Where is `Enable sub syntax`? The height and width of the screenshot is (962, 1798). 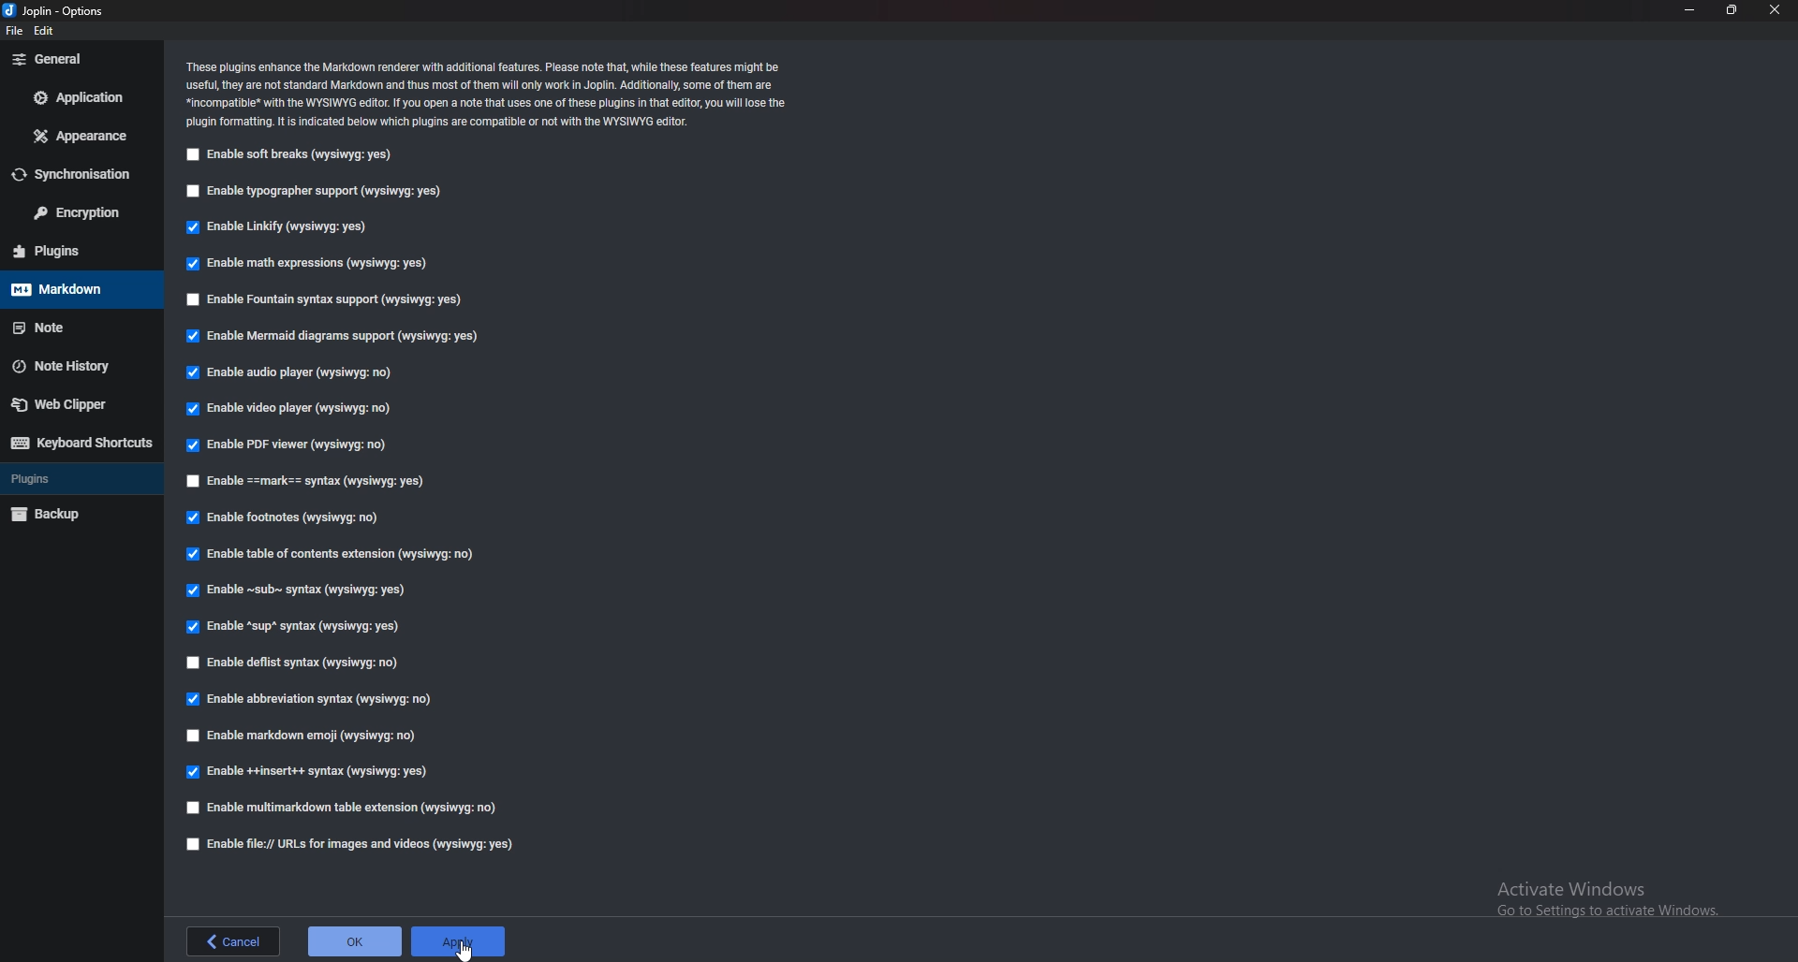
Enable sub syntax is located at coordinates (297, 590).